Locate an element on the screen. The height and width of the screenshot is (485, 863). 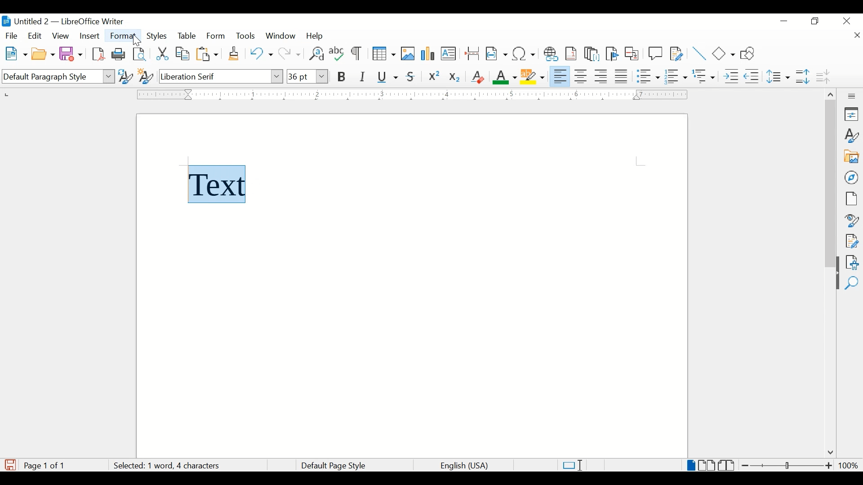
zoom slider is located at coordinates (787, 465).